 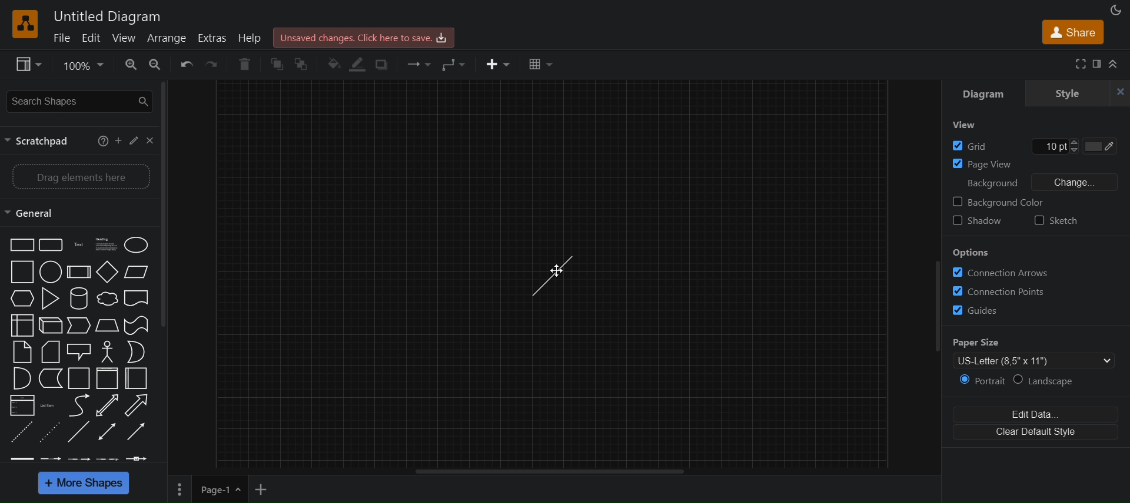 What do you see at coordinates (1024, 343) in the screenshot?
I see `paper size` at bounding box center [1024, 343].